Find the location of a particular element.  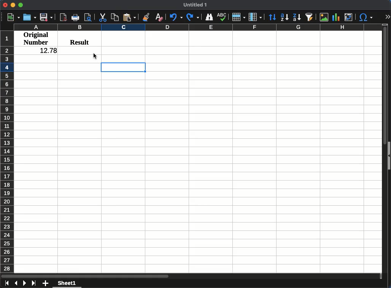

sheet 1 is located at coordinates (68, 284).